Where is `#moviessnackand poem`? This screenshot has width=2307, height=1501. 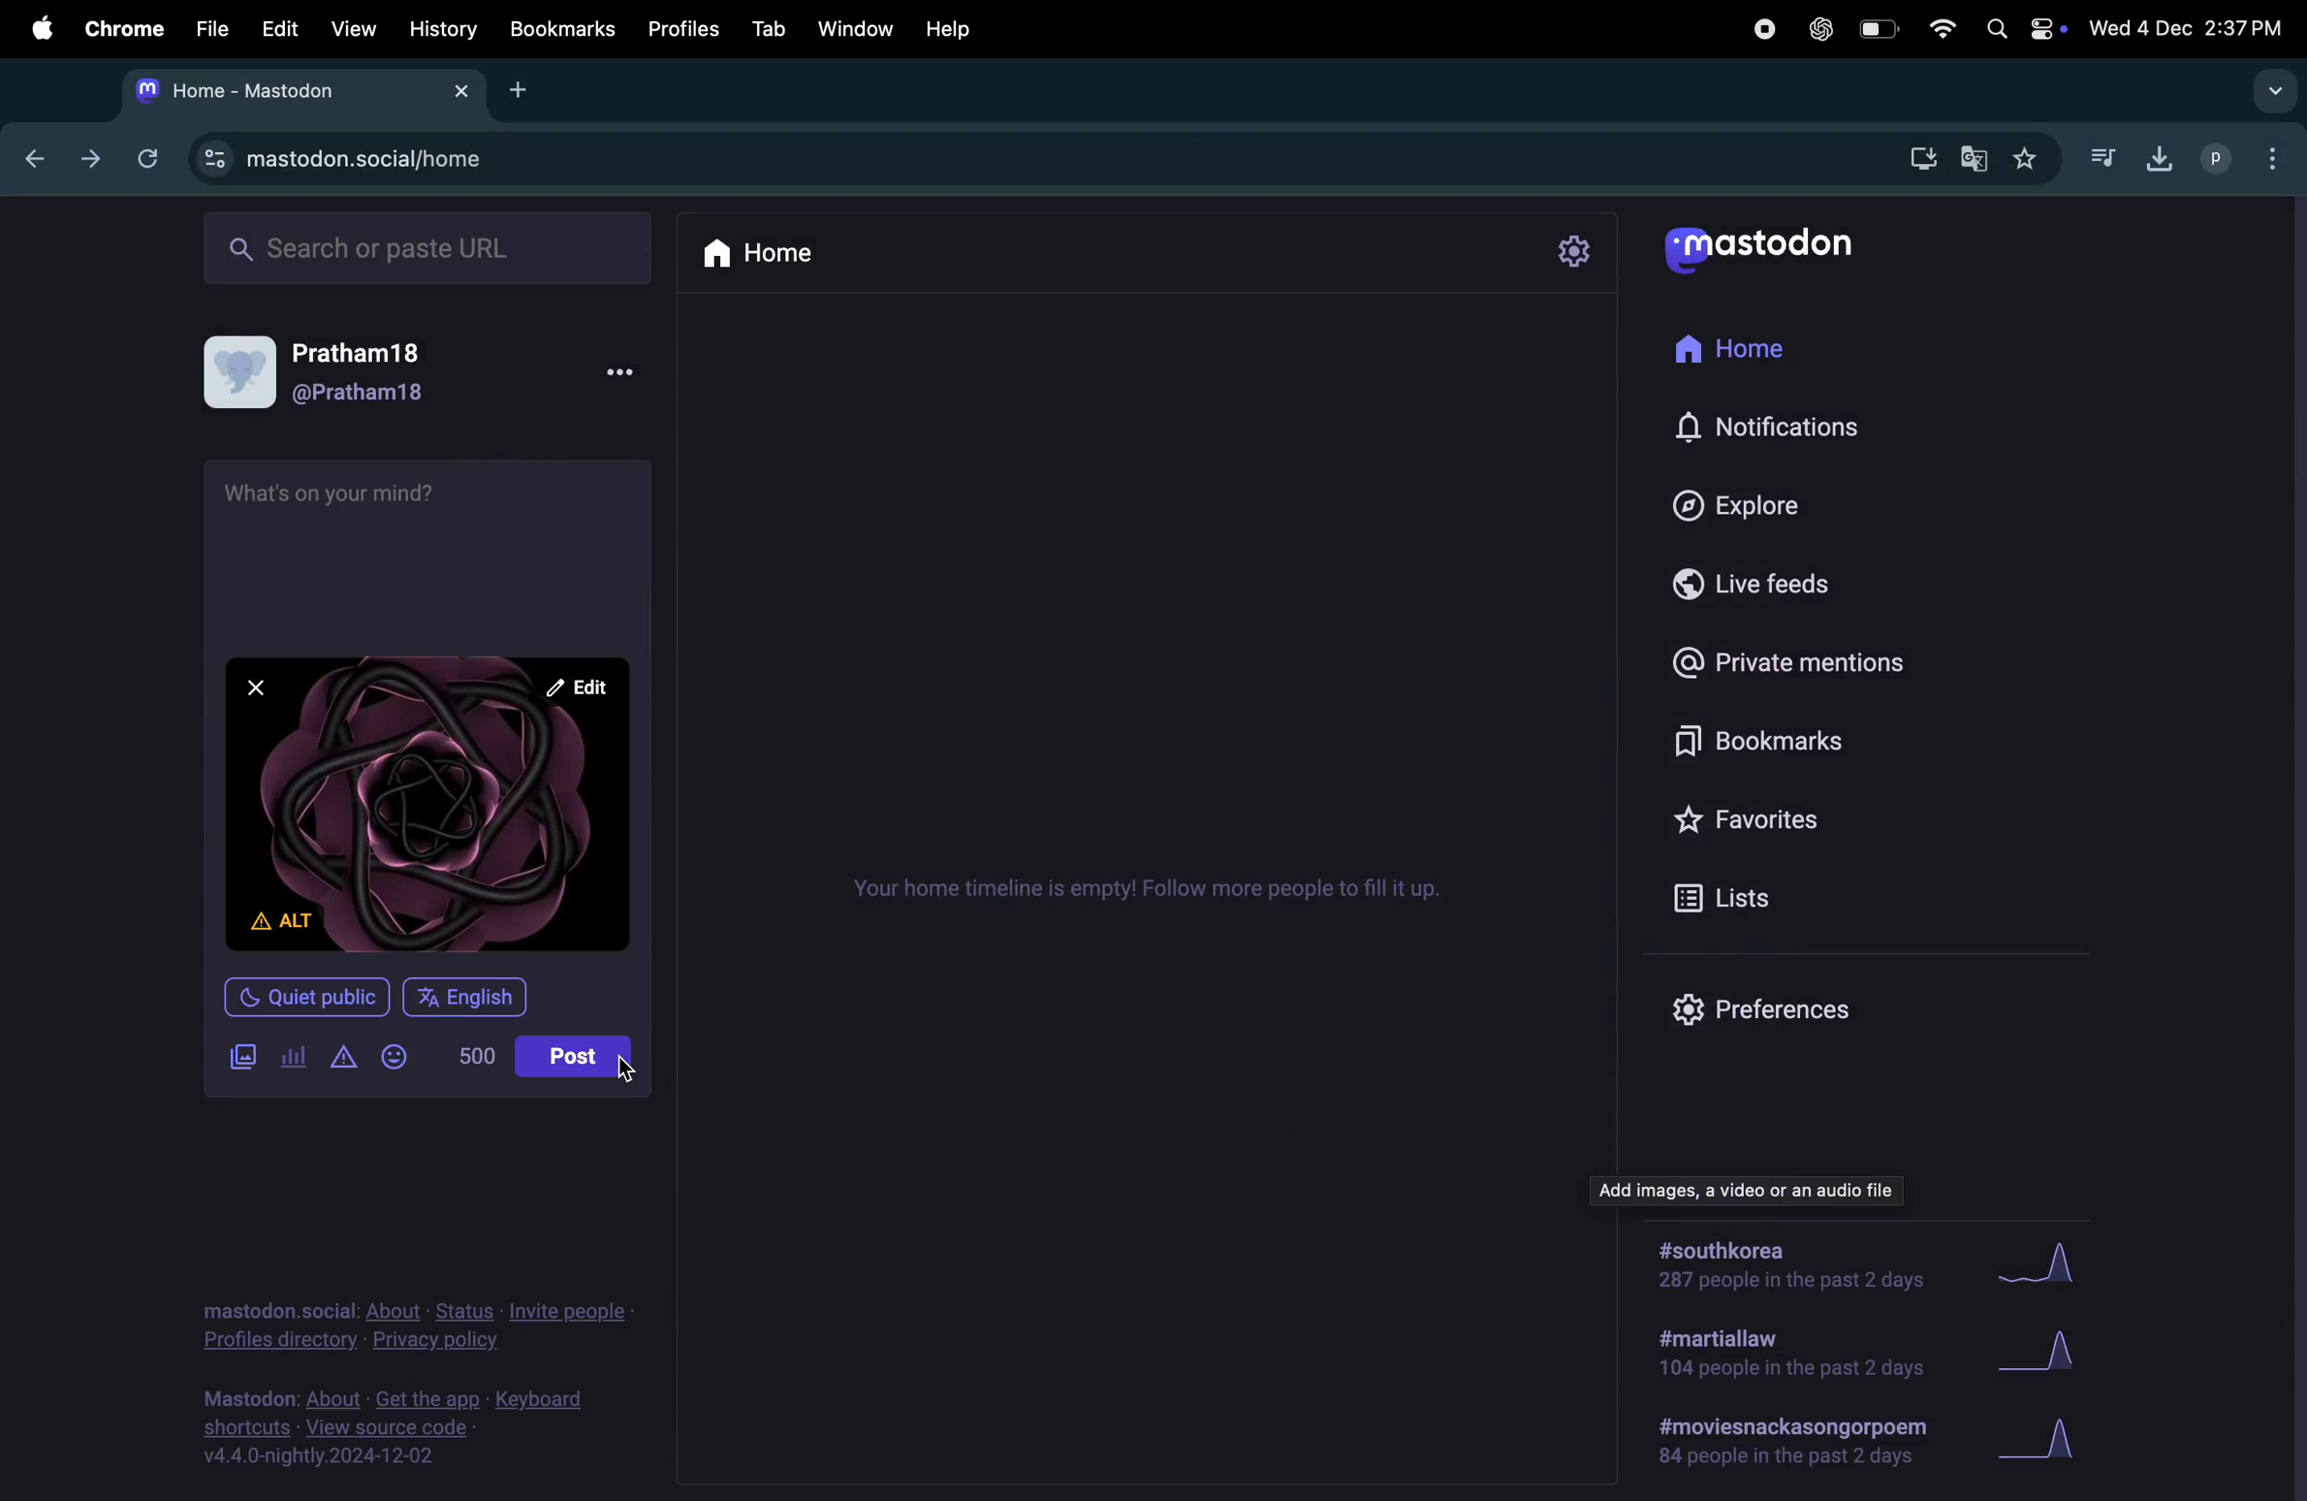 #moviessnackand poem is located at coordinates (1801, 1438).